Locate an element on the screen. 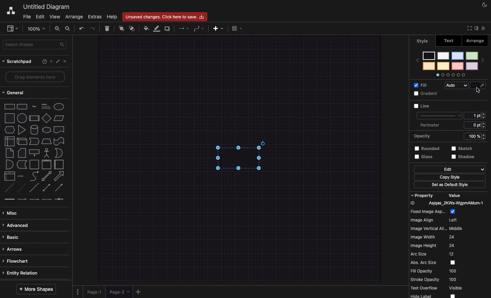  or is located at coordinates (59, 153).